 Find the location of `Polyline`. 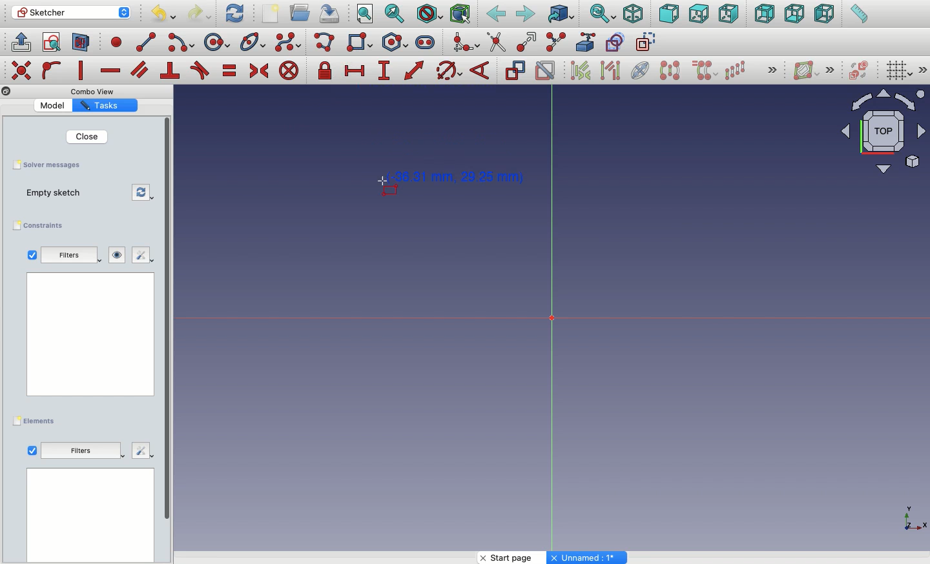

Polyline is located at coordinates (327, 43).